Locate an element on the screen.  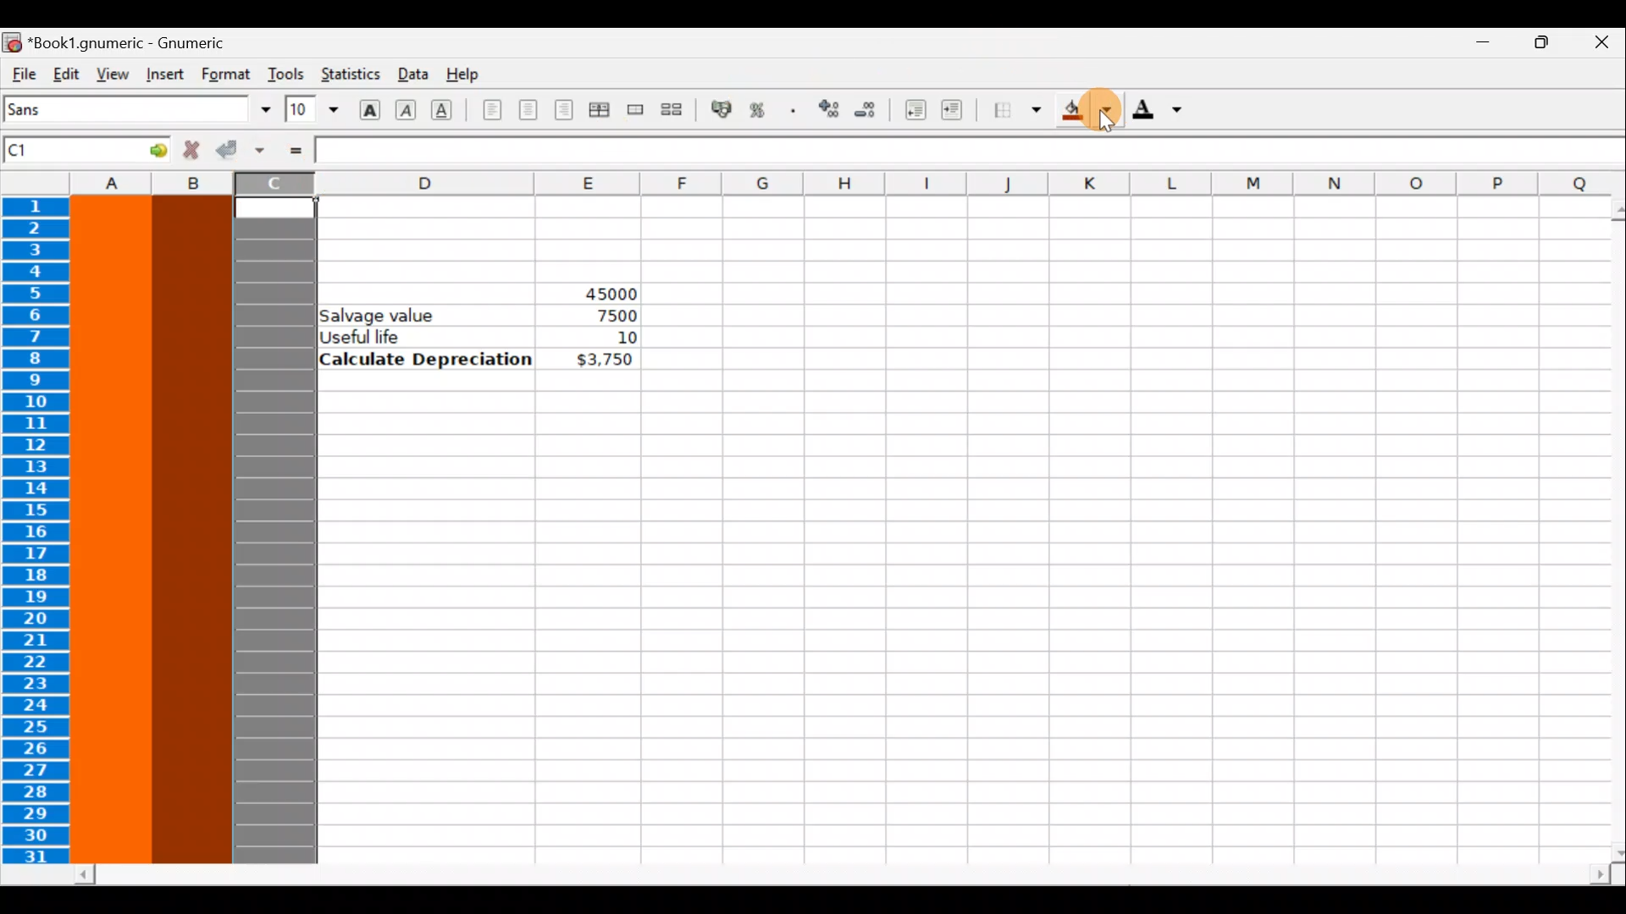
10 is located at coordinates (605, 338).